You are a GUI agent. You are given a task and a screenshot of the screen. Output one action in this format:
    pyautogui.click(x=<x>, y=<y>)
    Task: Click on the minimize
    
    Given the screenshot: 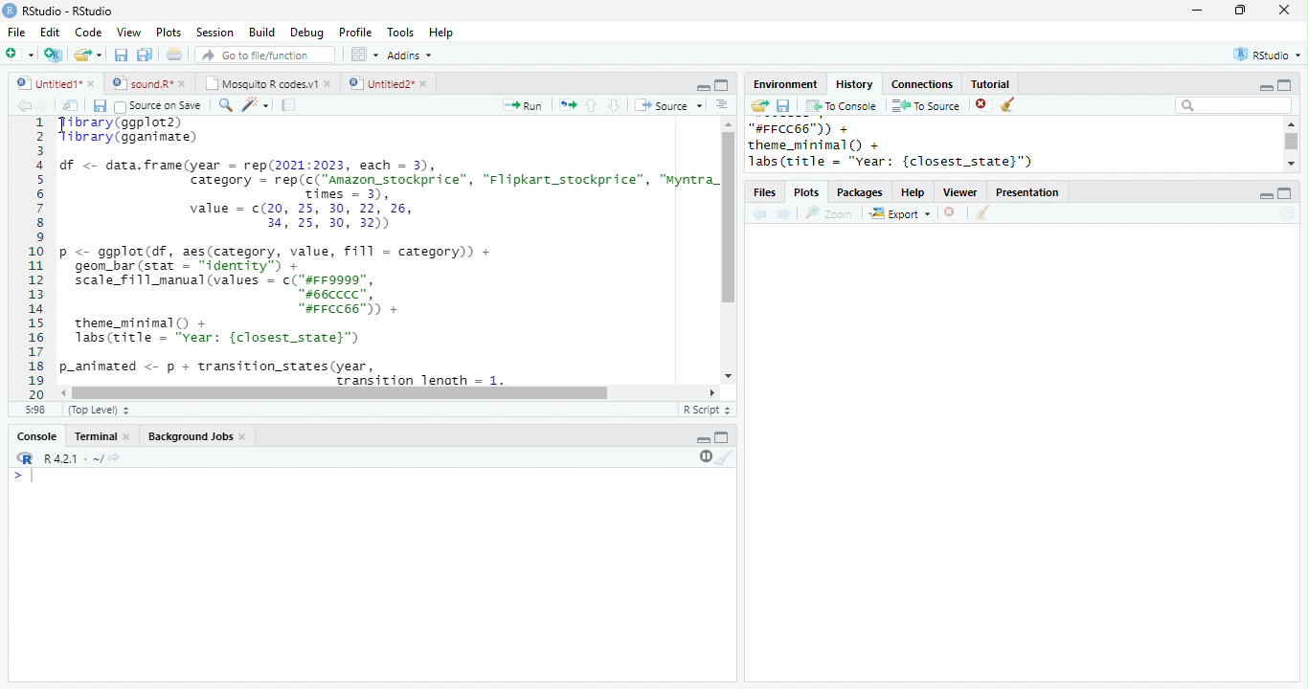 What is the action you would take?
    pyautogui.click(x=1266, y=196)
    